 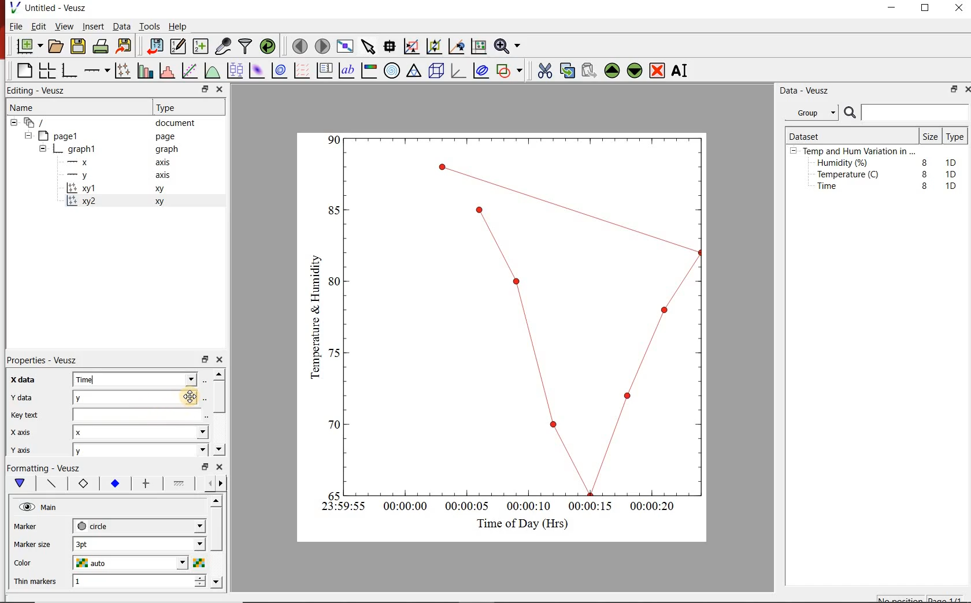 I want to click on Main, so click(x=57, y=509).